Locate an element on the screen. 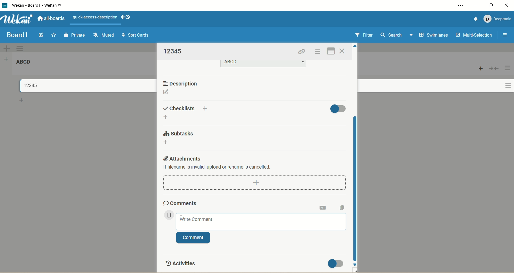 The height and width of the screenshot is (273, 514). add list is located at coordinates (8, 59).